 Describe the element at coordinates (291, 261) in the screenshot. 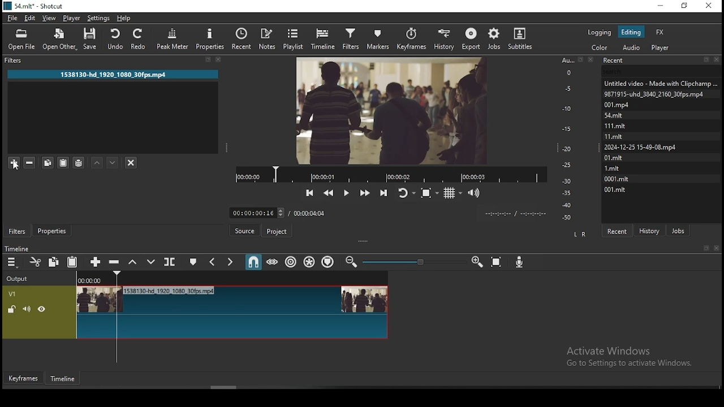

I see `ripple` at that location.